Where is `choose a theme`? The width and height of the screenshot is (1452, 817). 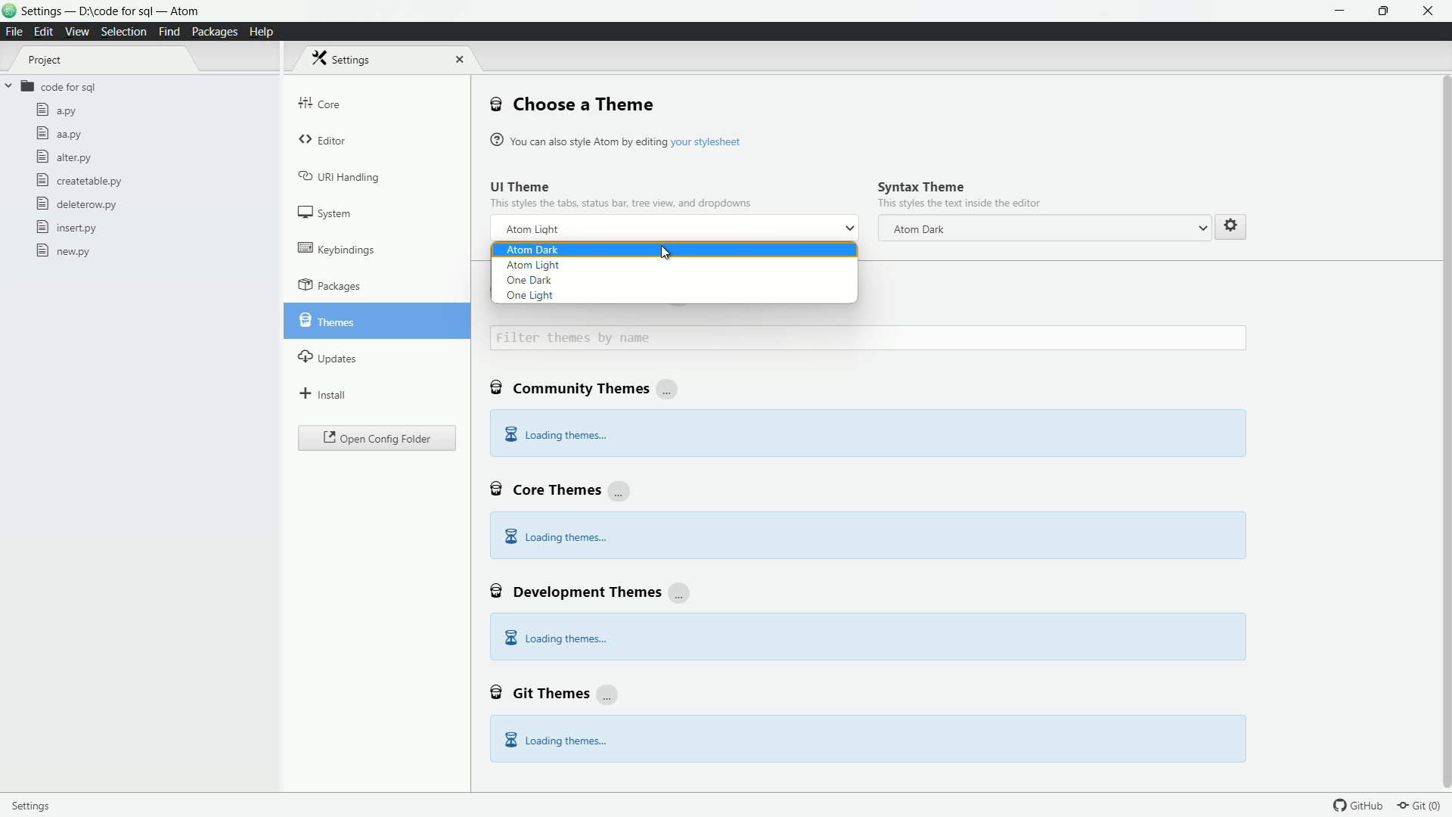 choose a theme is located at coordinates (572, 104).